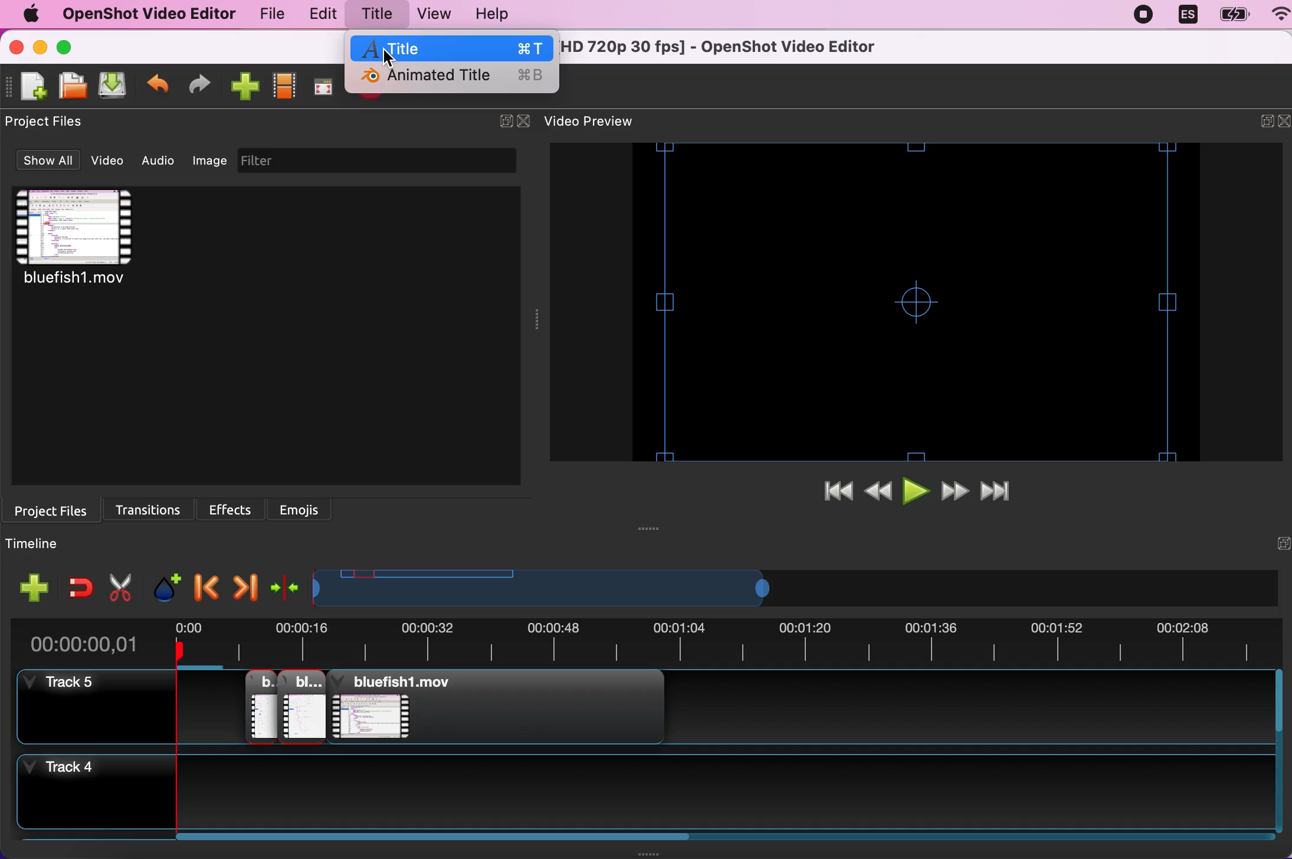 This screenshot has height=859, width=1292. Describe the element at coordinates (1146, 14) in the screenshot. I see `recording stopped` at that location.